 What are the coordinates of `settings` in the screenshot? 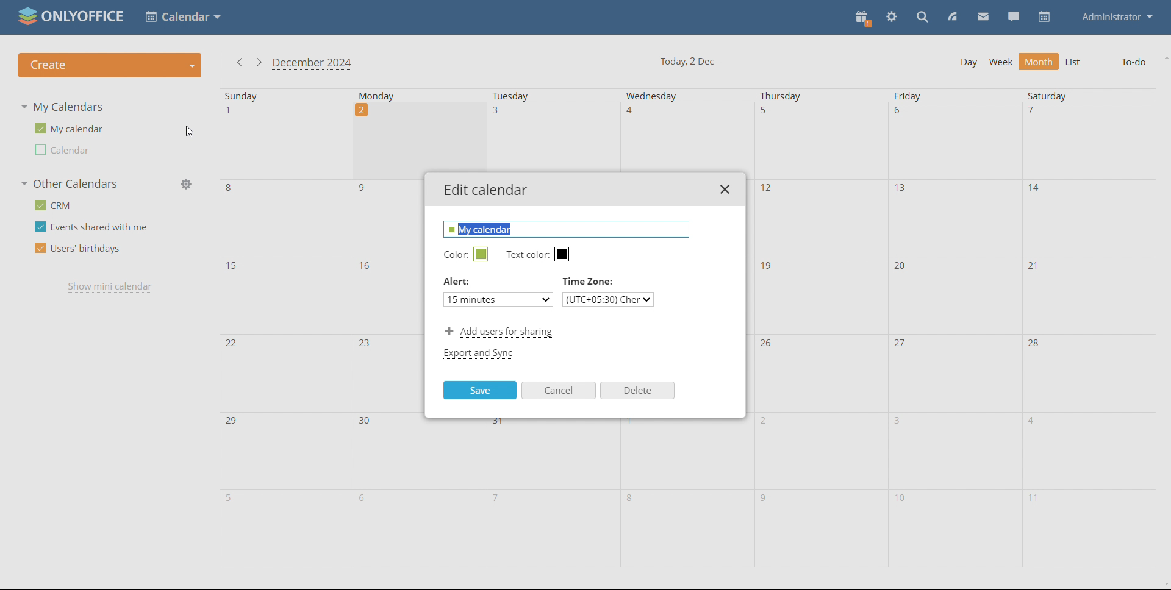 It's located at (894, 19).